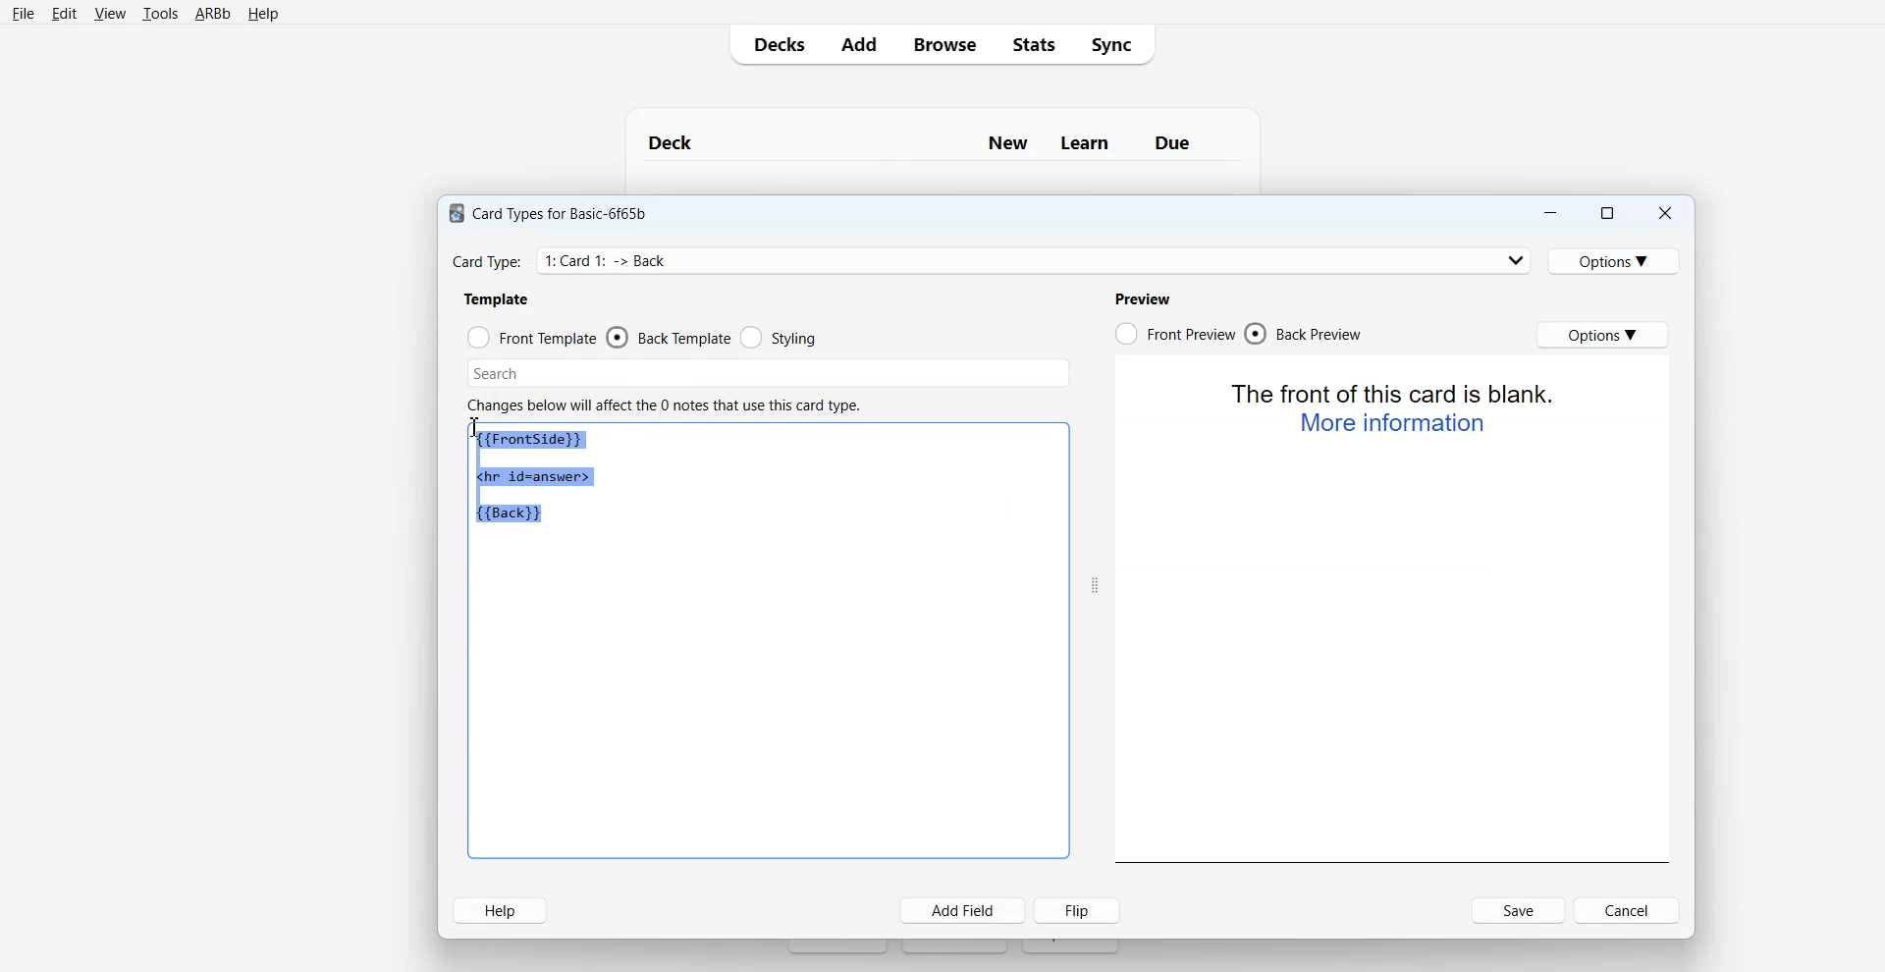 The height and width of the screenshot is (972, 1885). Describe the element at coordinates (1618, 259) in the screenshot. I see `Options` at that location.